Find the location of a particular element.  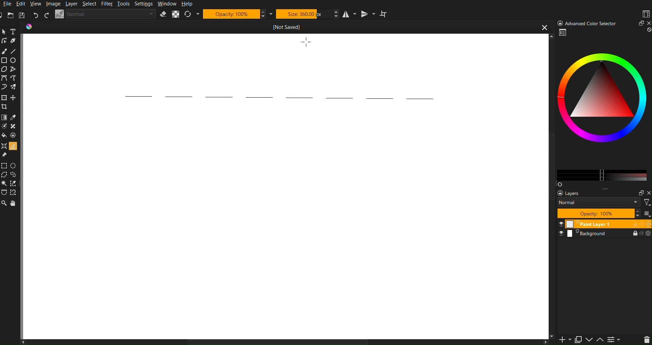

Brush Settings is located at coordinates (106, 14).